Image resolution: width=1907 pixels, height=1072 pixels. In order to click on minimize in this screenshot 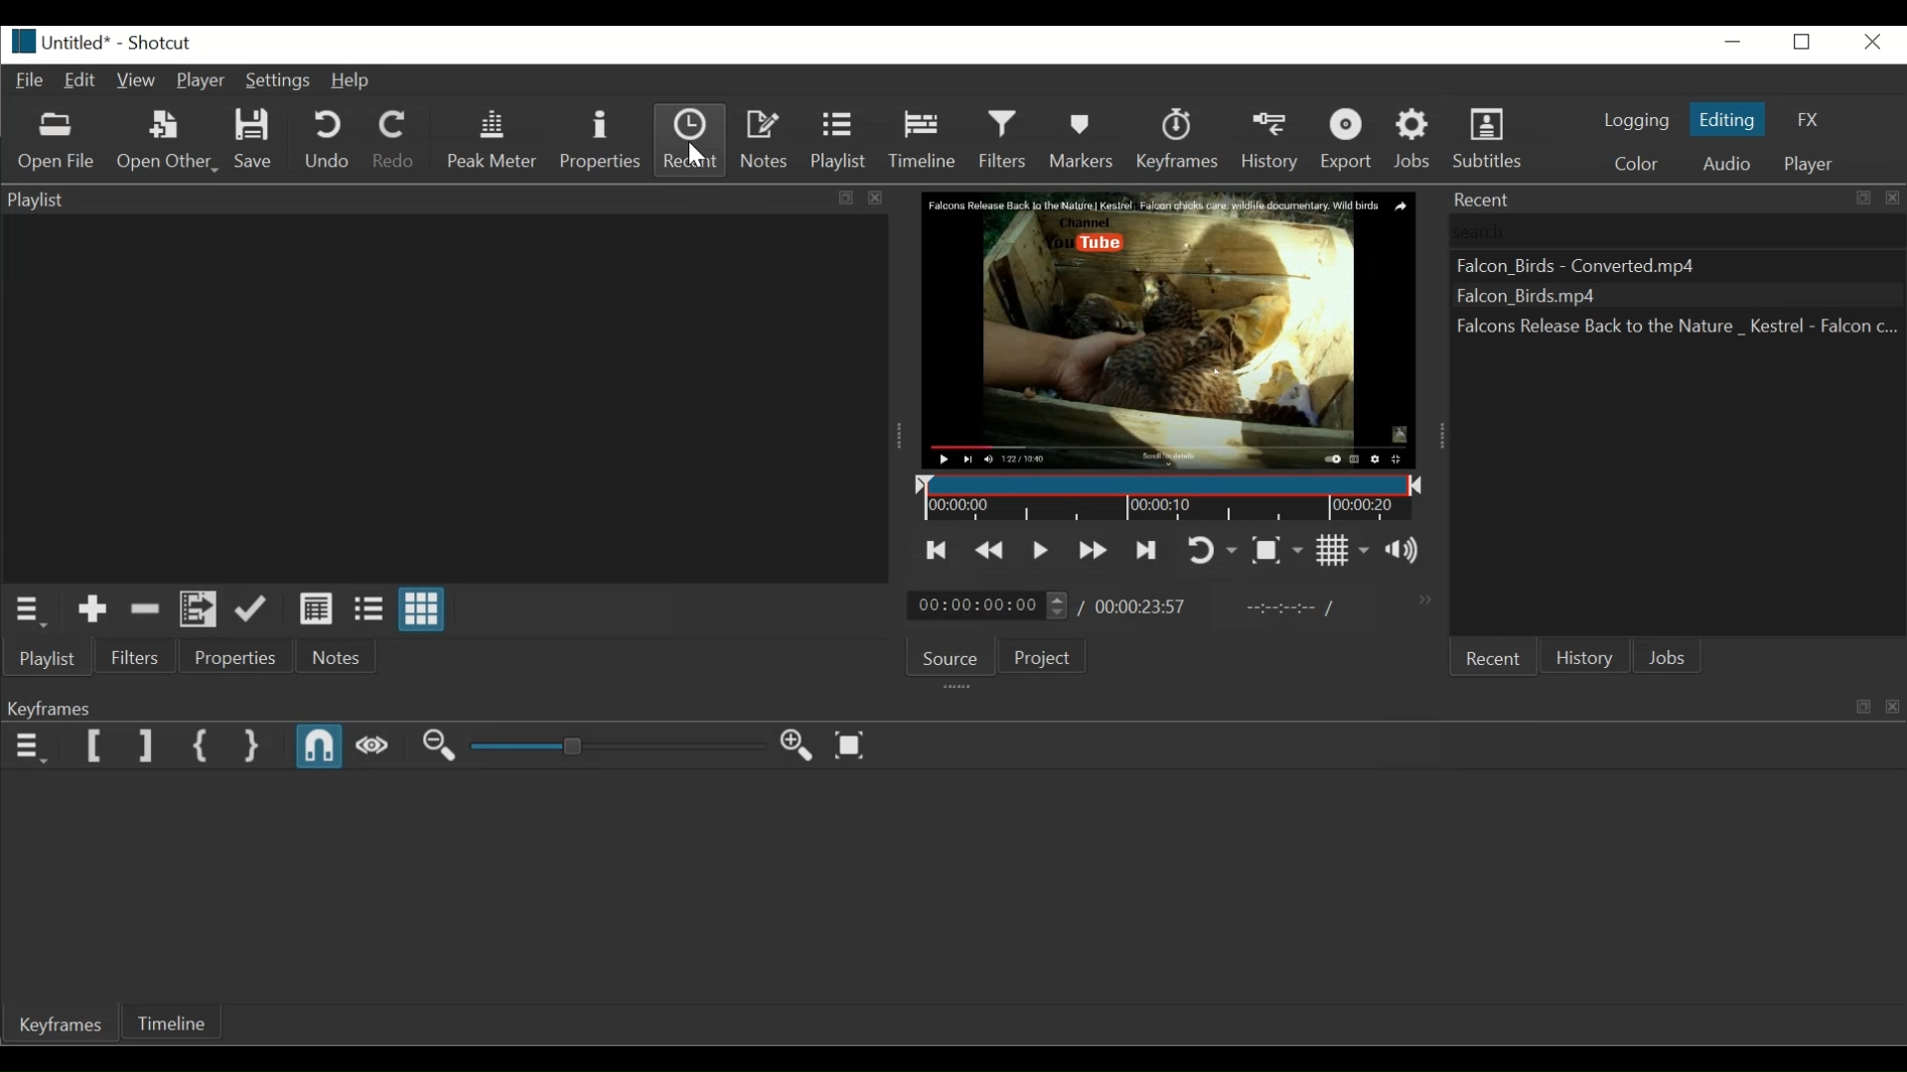, I will do `click(1716, 39)`.